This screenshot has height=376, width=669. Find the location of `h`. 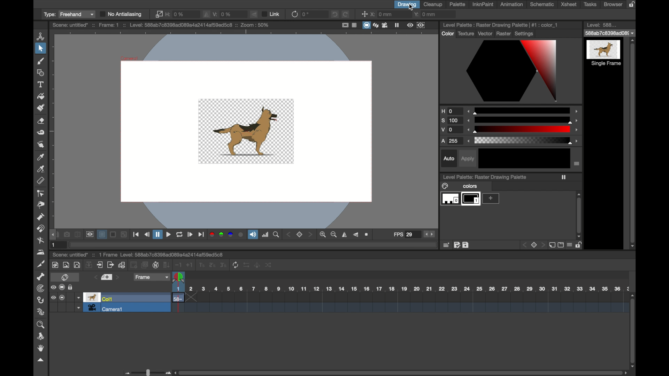

h is located at coordinates (176, 14).